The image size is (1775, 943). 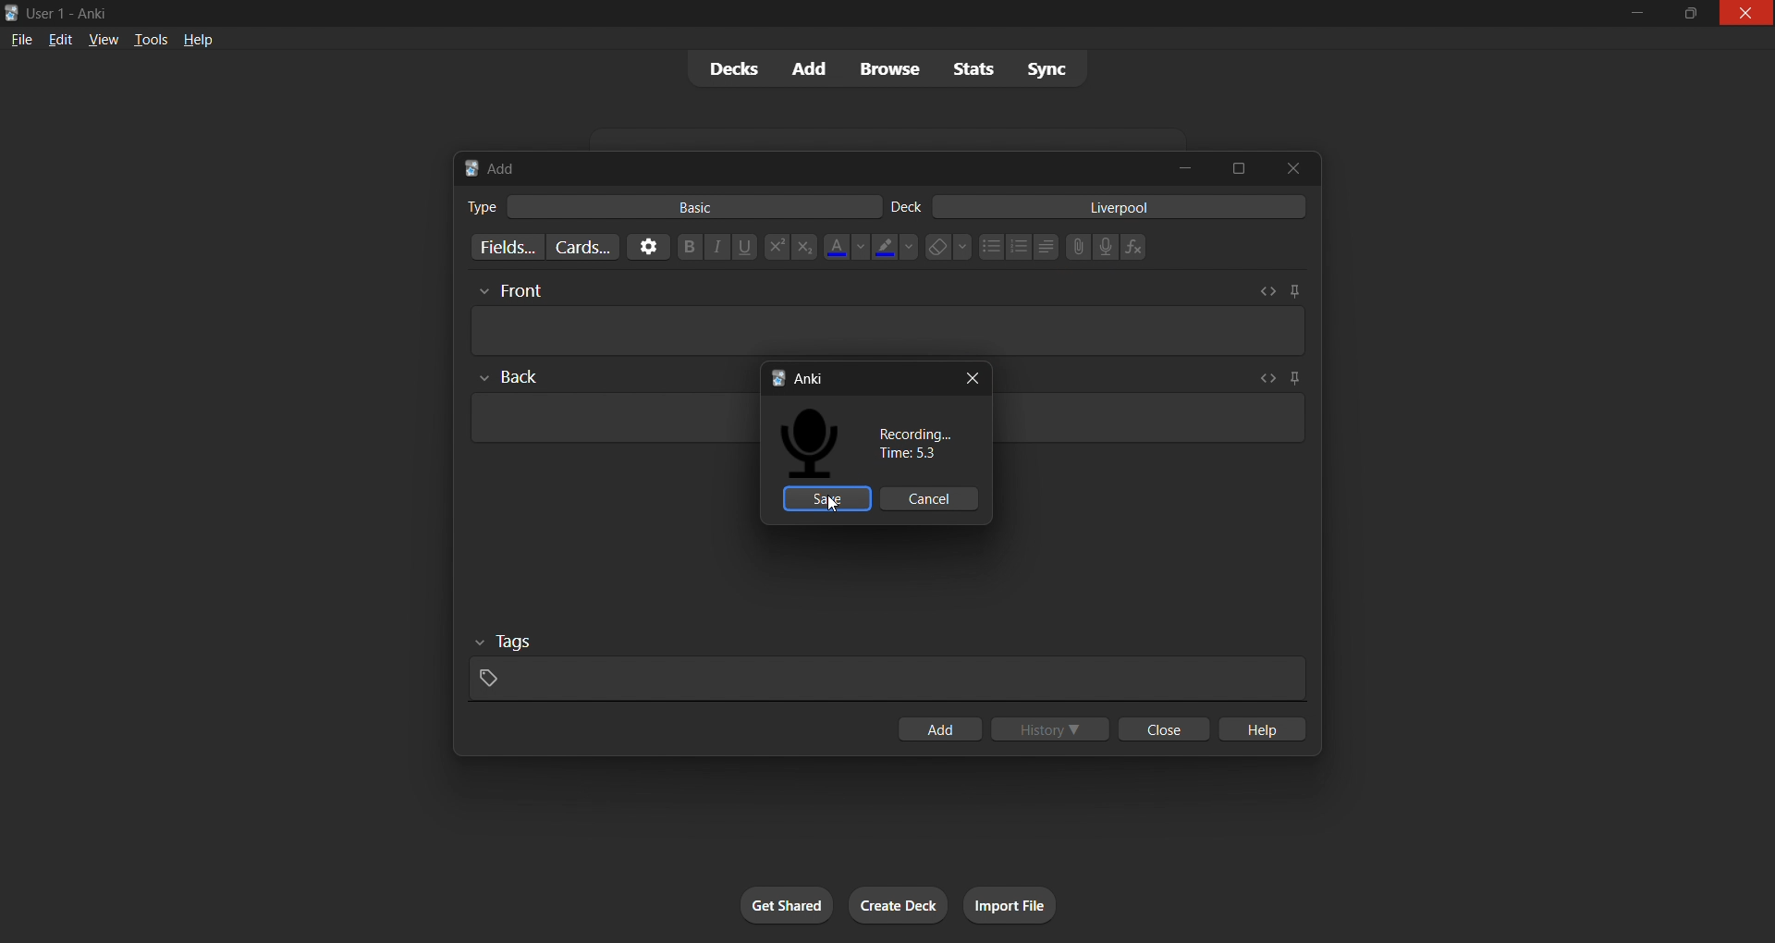 I want to click on history, so click(x=1052, y=731).